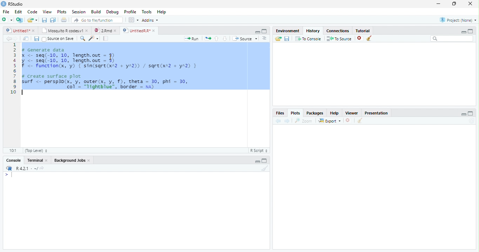  Describe the element at coordinates (115, 31) in the screenshot. I see `close` at that location.